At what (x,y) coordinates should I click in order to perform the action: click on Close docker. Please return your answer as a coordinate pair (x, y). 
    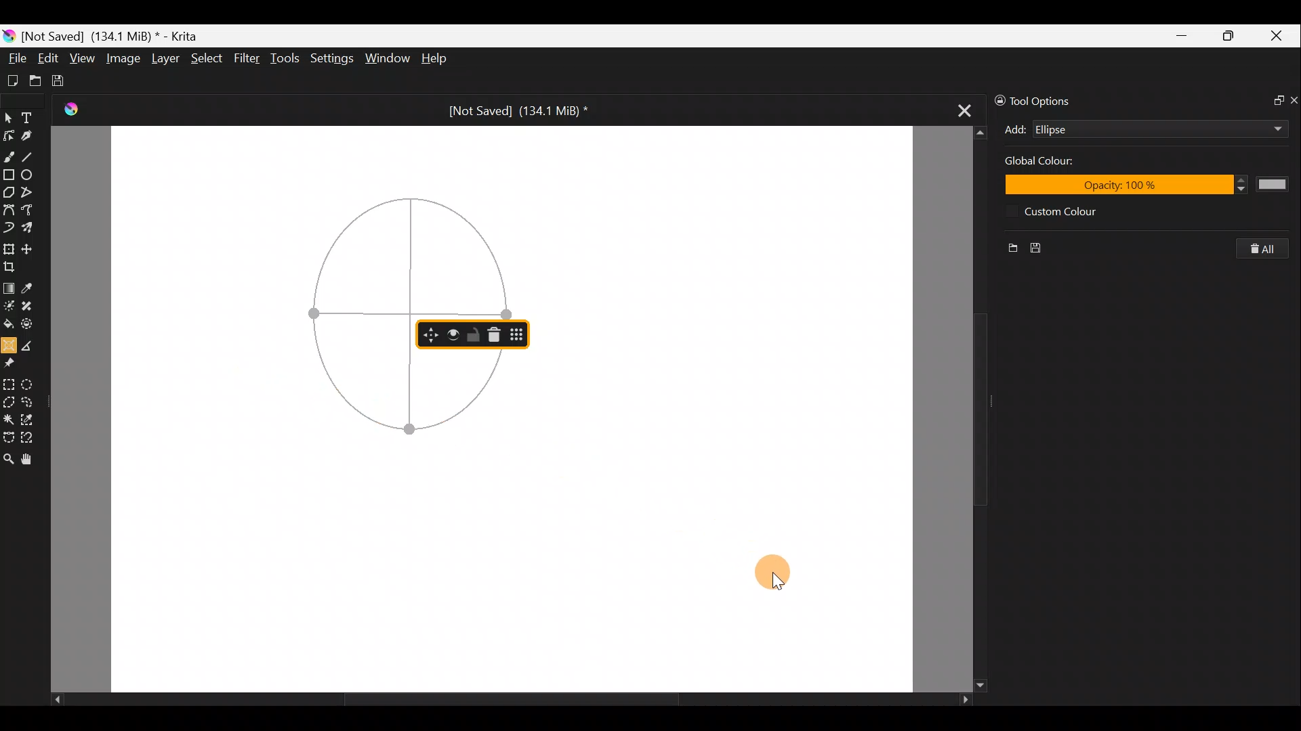
    Looking at the image, I should click on (1293, 99).